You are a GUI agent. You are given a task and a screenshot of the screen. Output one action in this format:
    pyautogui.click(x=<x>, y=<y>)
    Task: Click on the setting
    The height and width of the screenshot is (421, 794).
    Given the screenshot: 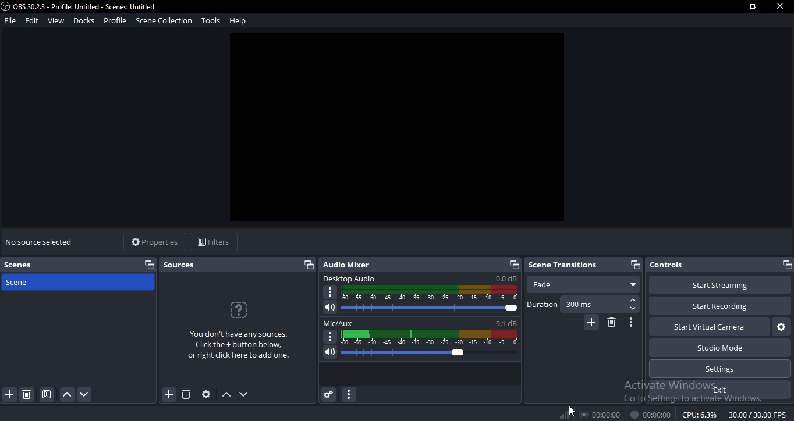 What is the action you would take?
    pyautogui.click(x=207, y=394)
    